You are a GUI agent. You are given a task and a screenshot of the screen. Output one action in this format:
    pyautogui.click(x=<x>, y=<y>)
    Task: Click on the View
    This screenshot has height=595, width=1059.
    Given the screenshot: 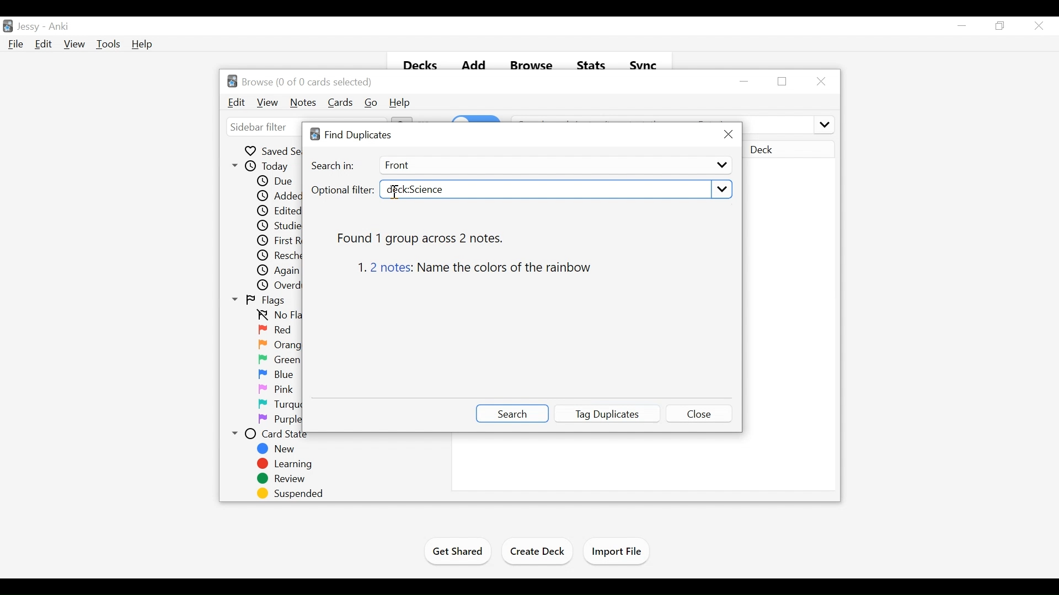 What is the action you would take?
    pyautogui.click(x=269, y=103)
    